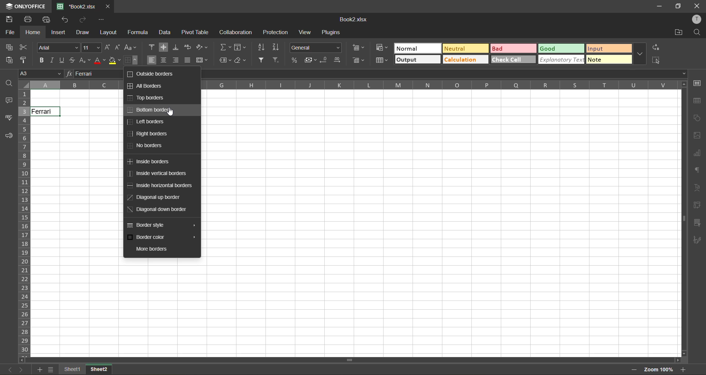 Image resolution: width=706 pixels, height=375 pixels. I want to click on next, so click(22, 369).